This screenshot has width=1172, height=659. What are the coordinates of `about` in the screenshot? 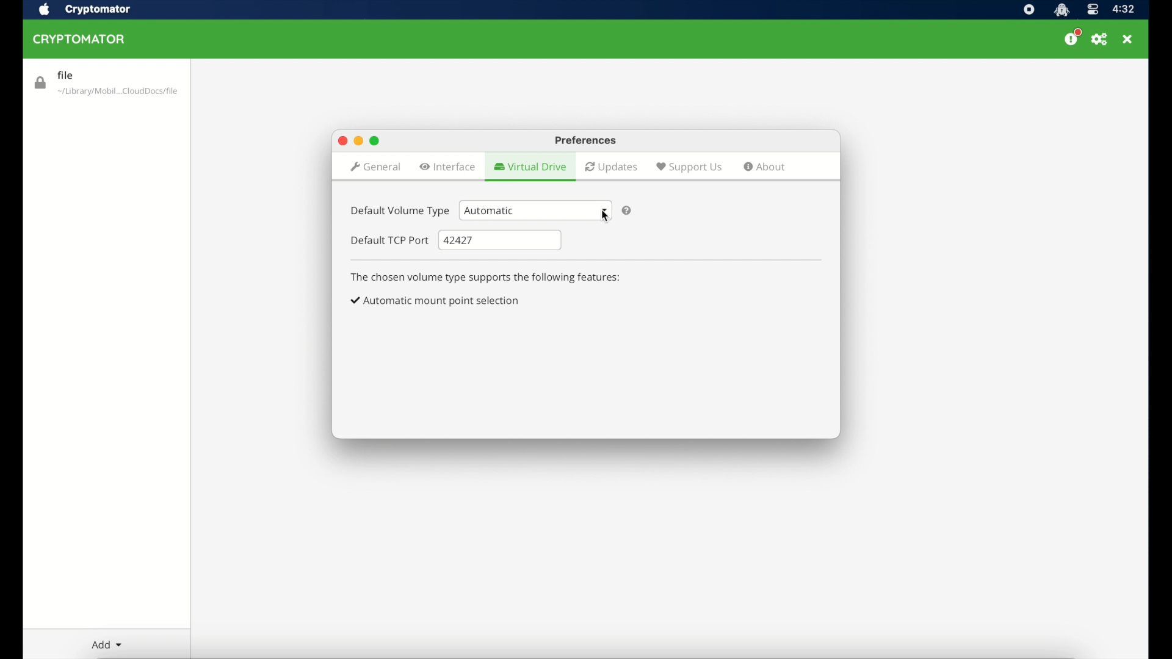 It's located at (765, 167).